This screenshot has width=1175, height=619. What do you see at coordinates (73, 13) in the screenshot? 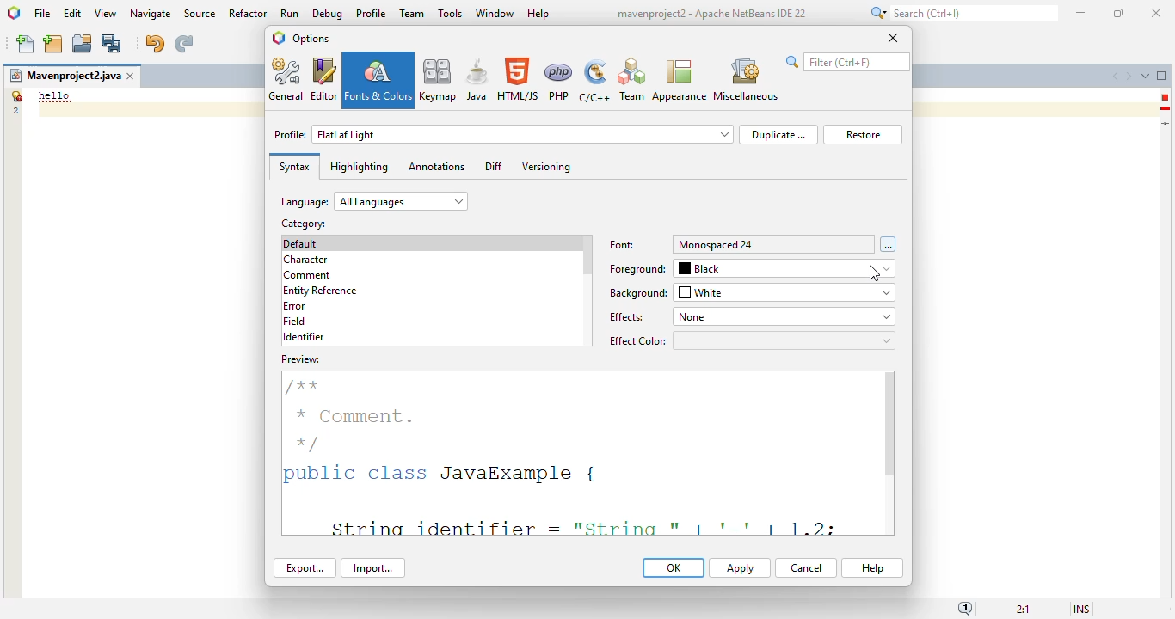
I see `edit` at bounding box center [73, 13].